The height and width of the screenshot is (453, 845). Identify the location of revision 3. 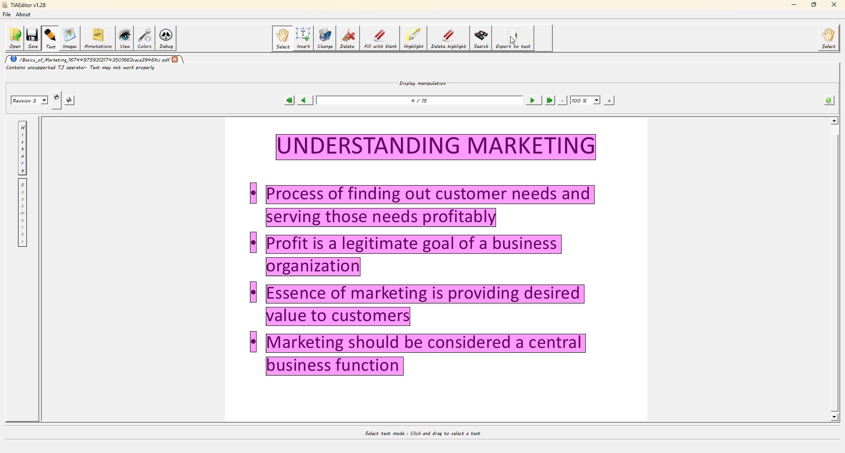
(30, 100).